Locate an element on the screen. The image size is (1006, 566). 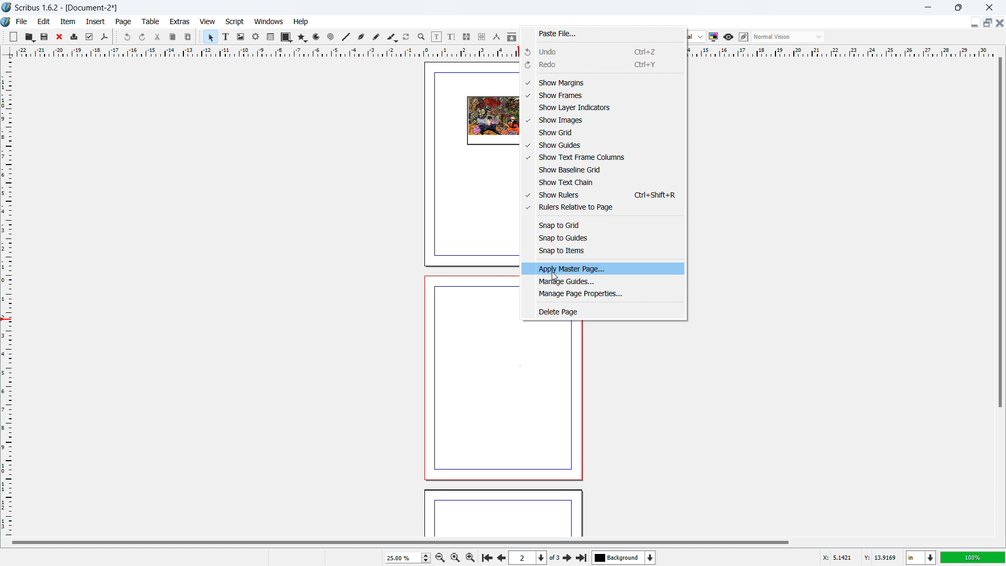
last page is located at coordinates (581, 556).